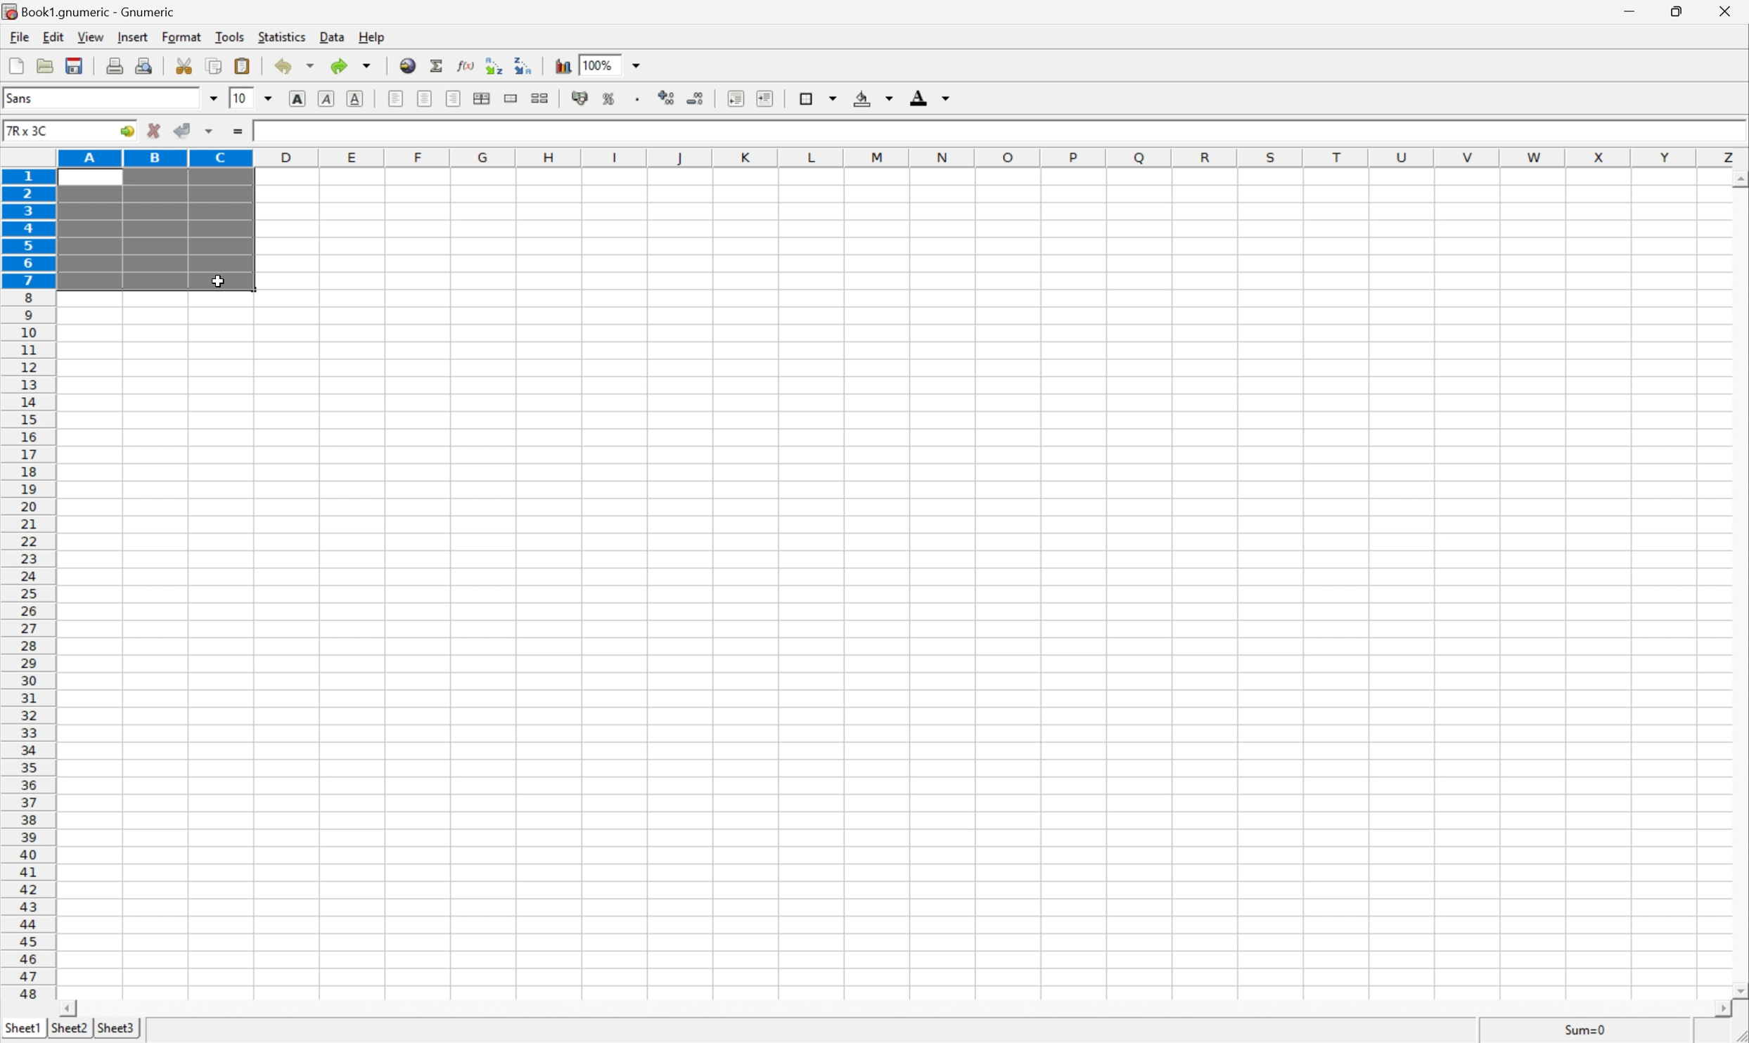  What do you see at coordinates (425, 100) in the screenshot?
I see `center horizontally` at bounding box center [425, 100].